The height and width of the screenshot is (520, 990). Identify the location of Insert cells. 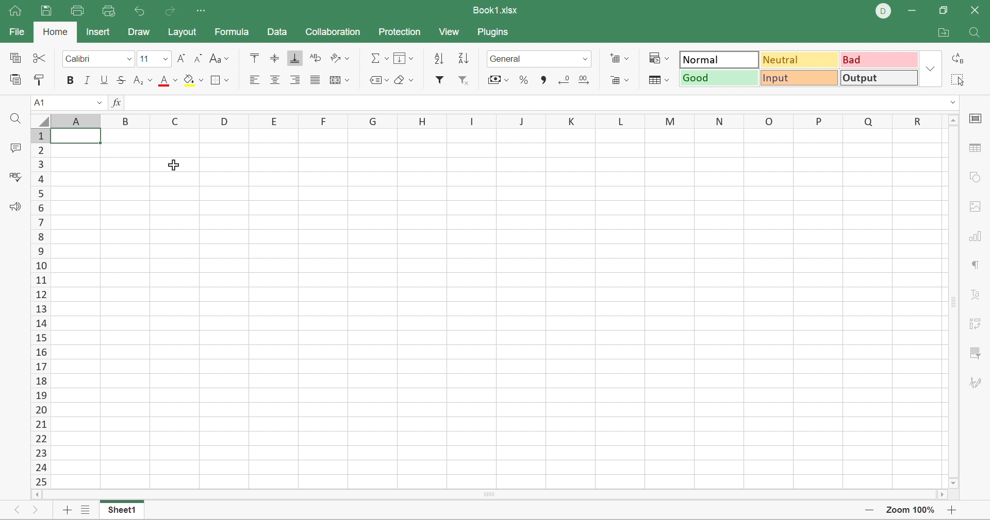
(620, 58).